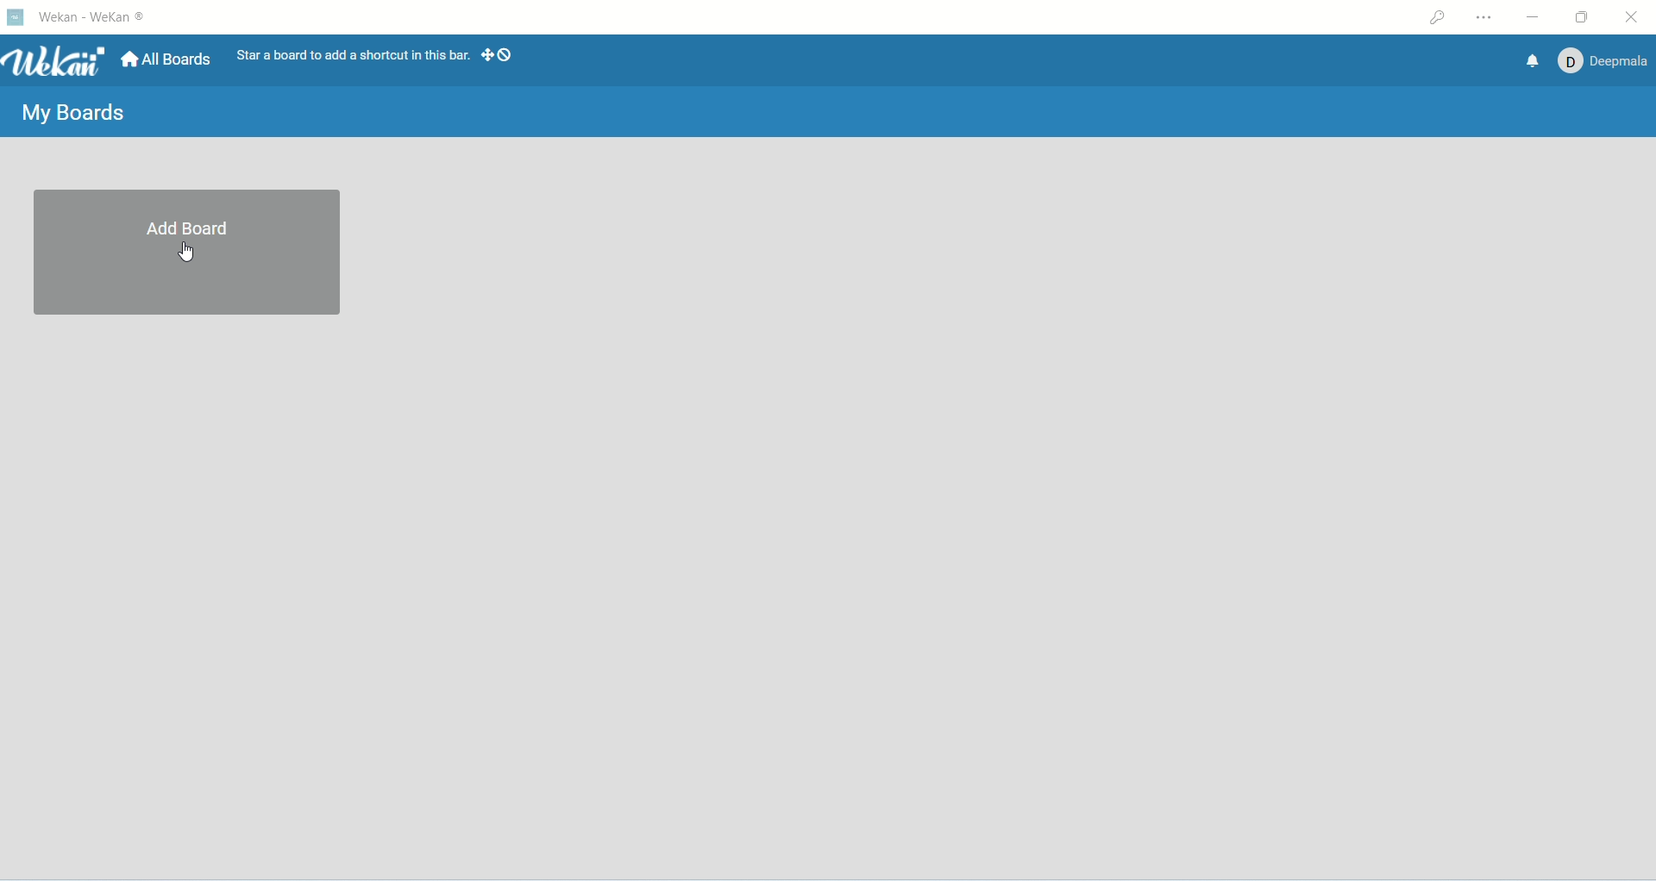 Image resolution: width=1656 pixels, height=881 pixels. Describe the element at coordinates (1582, 20) in the screenshot. I see `maximize` at that location.